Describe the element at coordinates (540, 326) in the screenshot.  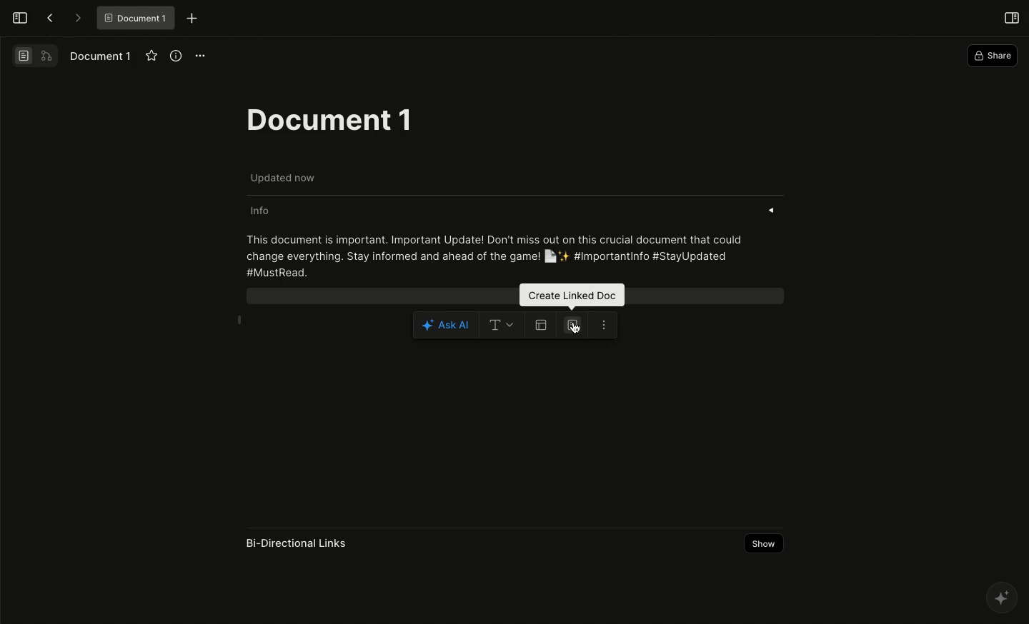
I see `Create table` at that location.